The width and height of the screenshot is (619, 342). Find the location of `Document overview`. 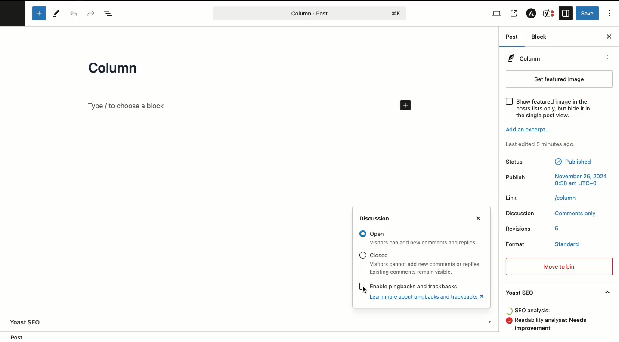

Document overview is located at coordinates (111, 14).